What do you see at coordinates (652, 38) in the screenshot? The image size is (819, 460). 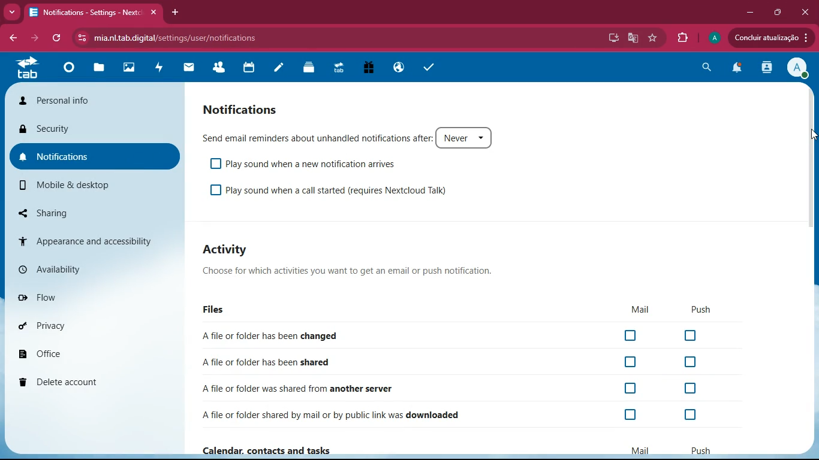 I see `favourite` at bounding box center [652, 38].